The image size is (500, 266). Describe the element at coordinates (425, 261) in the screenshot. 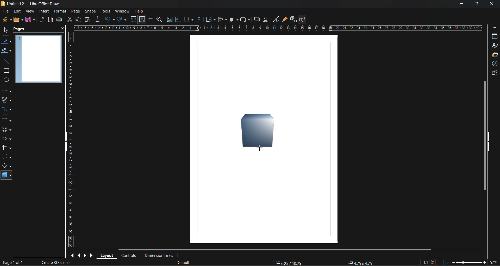

I see `scaling factor` at that location.